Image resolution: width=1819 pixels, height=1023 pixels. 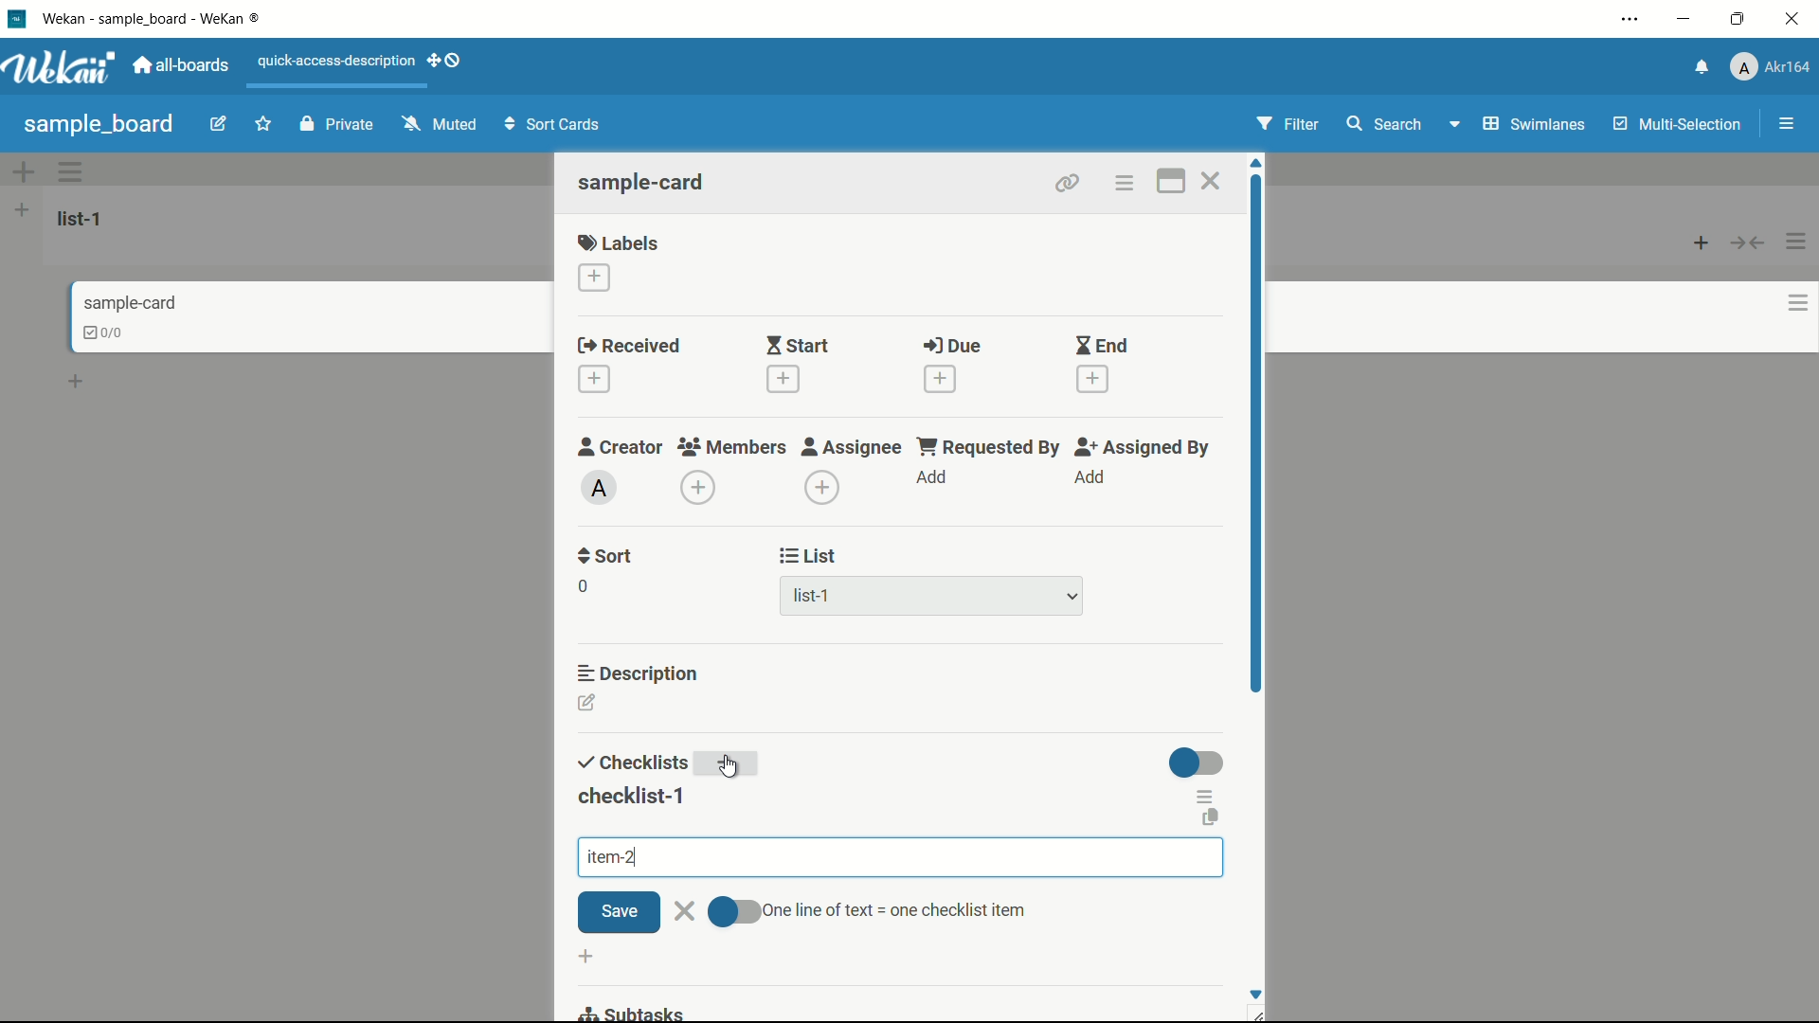 What do you see at coordinates (219, 126) in the screenshot?
I see `edit` at bounding box center [219, 126].